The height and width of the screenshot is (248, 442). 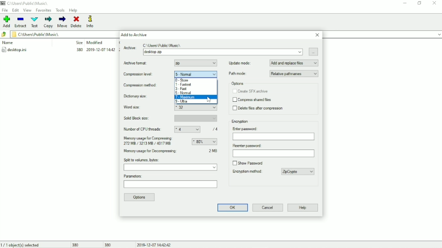 I want to click on Modified, so click(x=95, y=42).